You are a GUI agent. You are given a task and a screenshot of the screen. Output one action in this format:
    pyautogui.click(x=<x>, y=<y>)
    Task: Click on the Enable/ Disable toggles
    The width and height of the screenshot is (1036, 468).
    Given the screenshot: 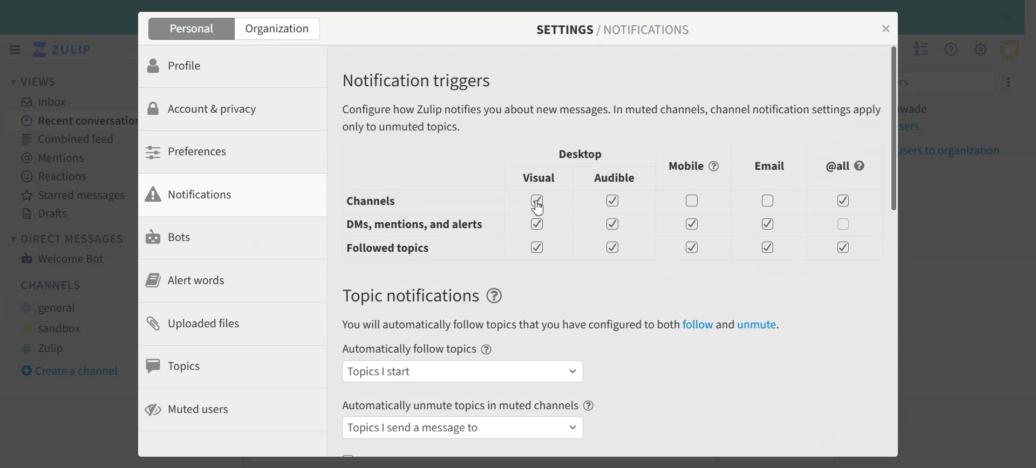 What is the action you would take?
    pyautogui.click(x=699, y=224)
    